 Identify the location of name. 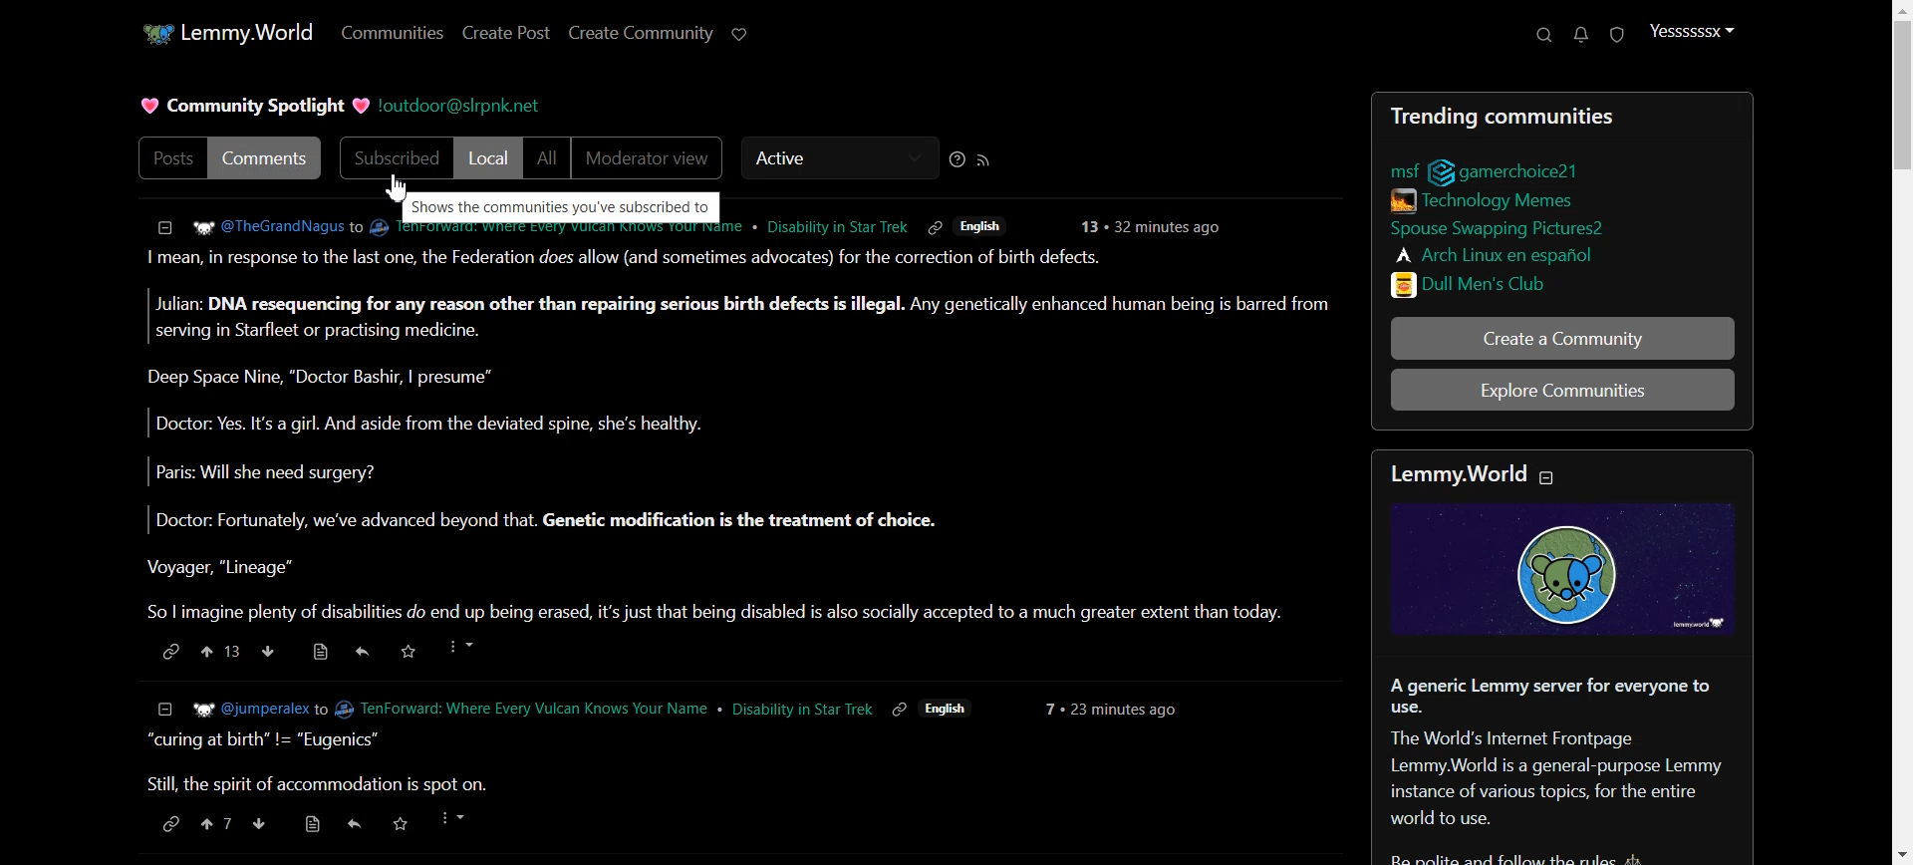
(595, 707).